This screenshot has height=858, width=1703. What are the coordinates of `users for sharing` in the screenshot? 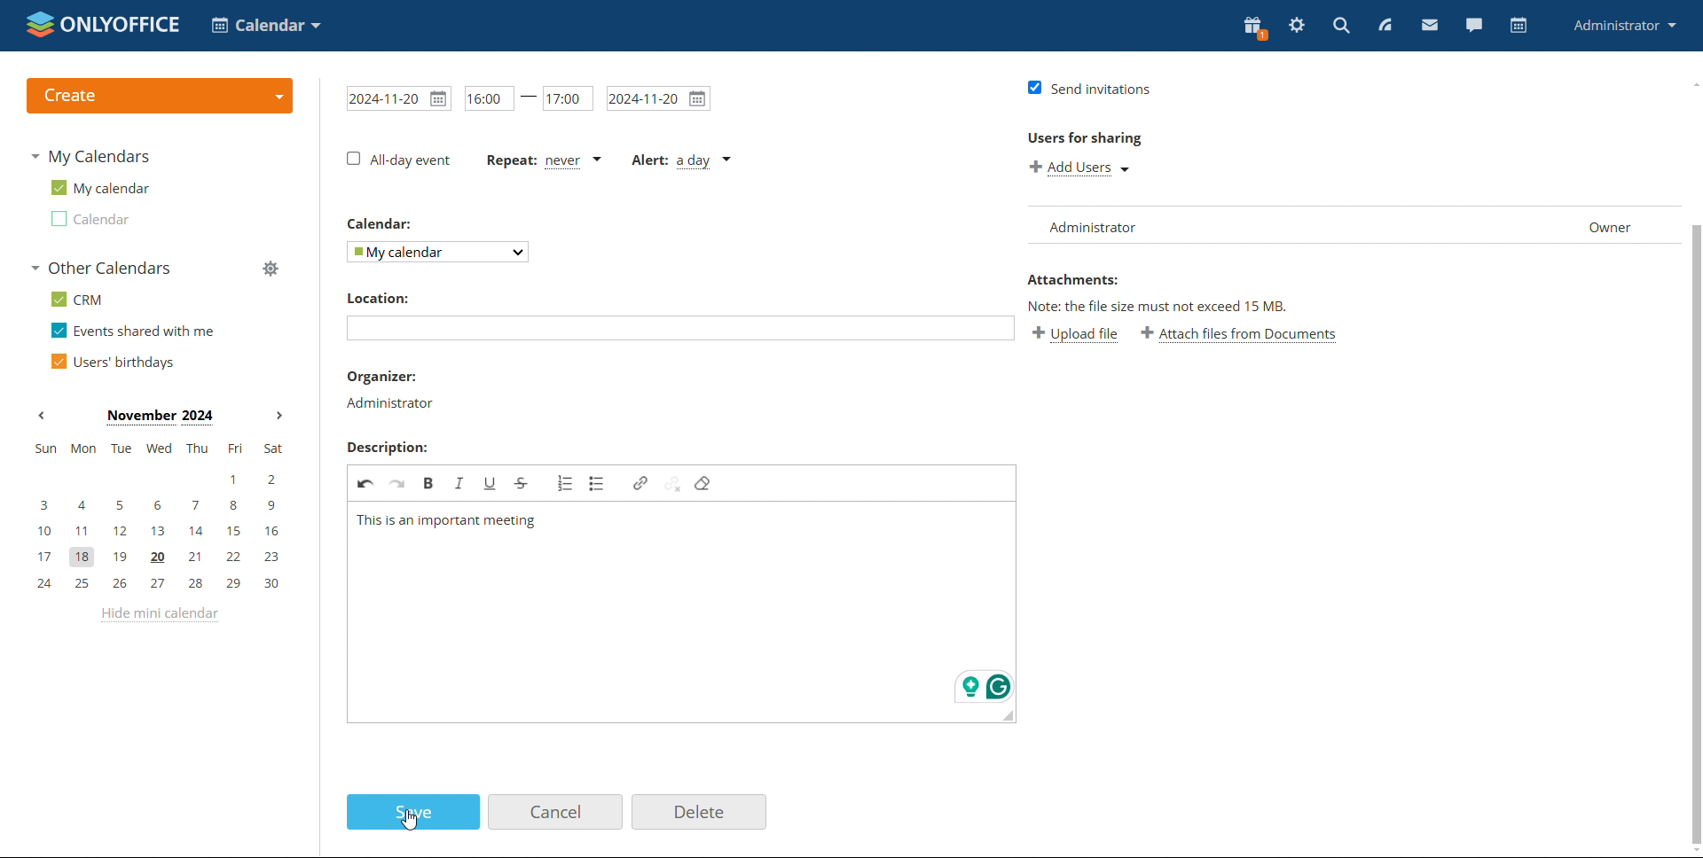 It's located at (1082, 139).